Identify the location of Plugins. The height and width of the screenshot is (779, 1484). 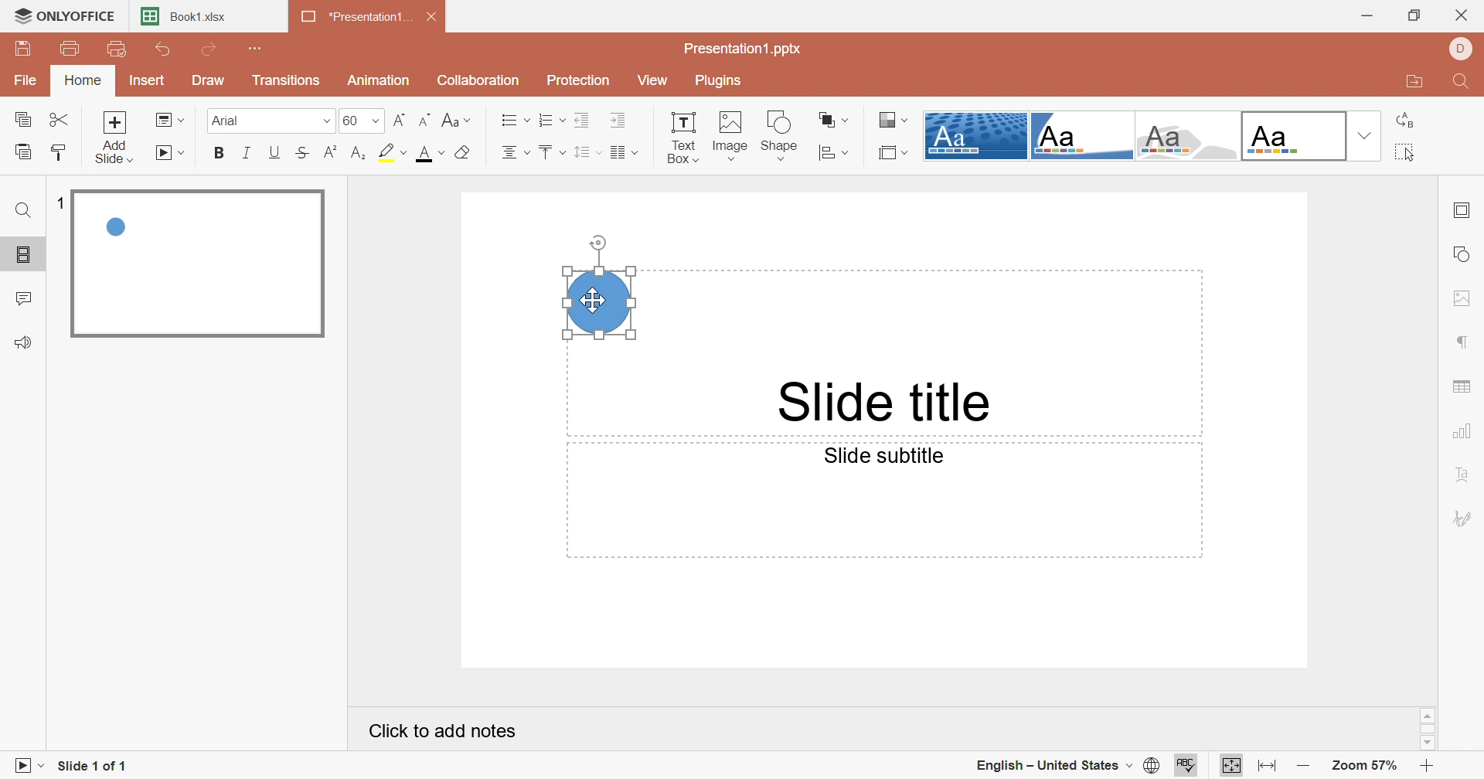
(720, 80).